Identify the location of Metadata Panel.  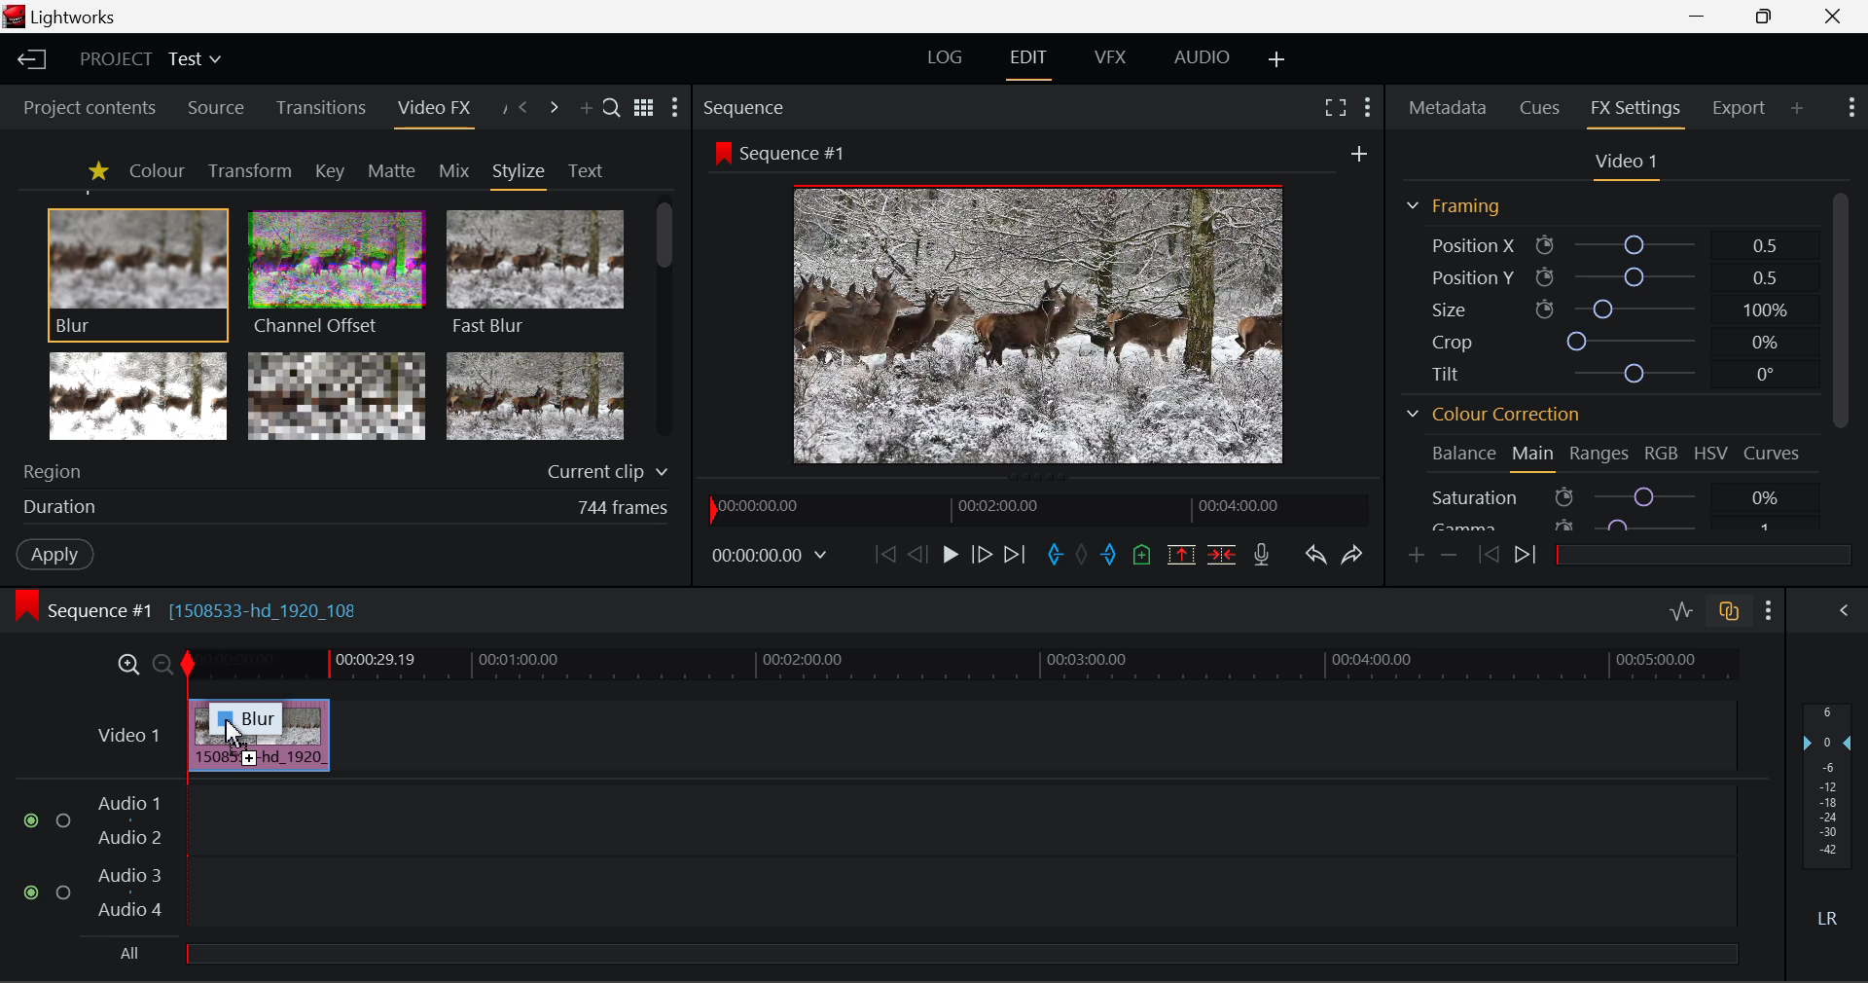
(1446, 109).